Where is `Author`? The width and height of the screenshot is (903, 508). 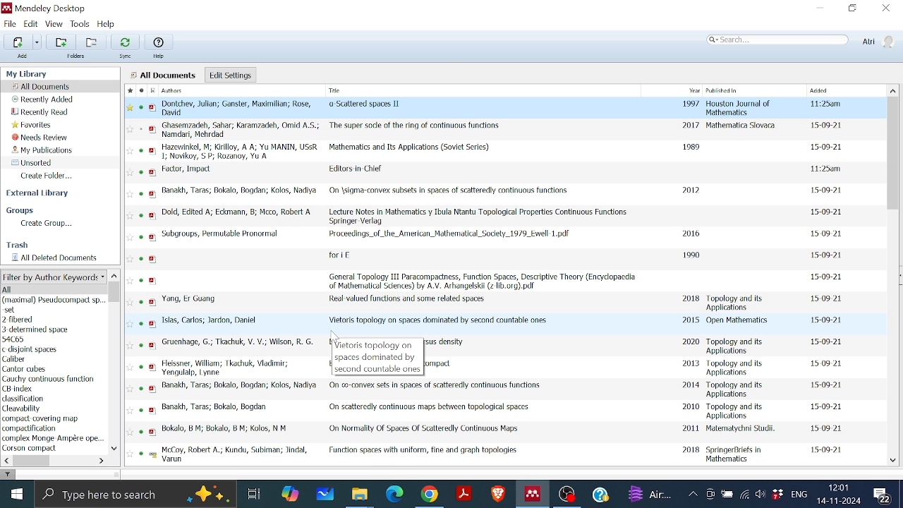 Author is located at coordinates (231, 368).